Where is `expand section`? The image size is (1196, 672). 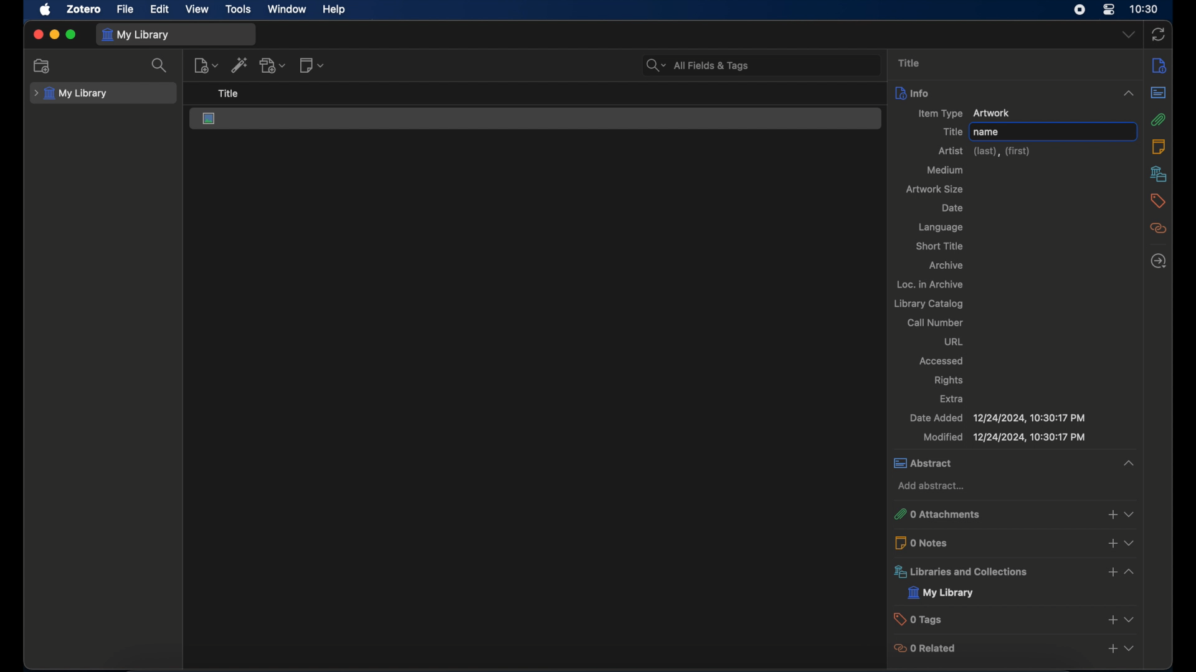
expand section is located at coordinates (1135, 575).